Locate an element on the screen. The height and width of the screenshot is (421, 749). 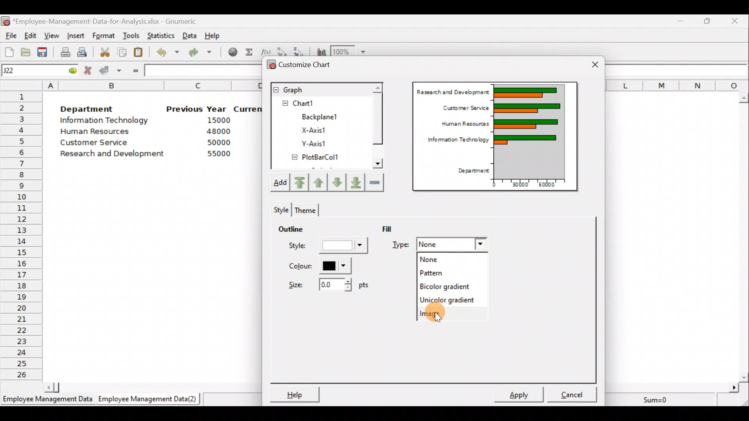
0 is located at coordinates (493, 184).